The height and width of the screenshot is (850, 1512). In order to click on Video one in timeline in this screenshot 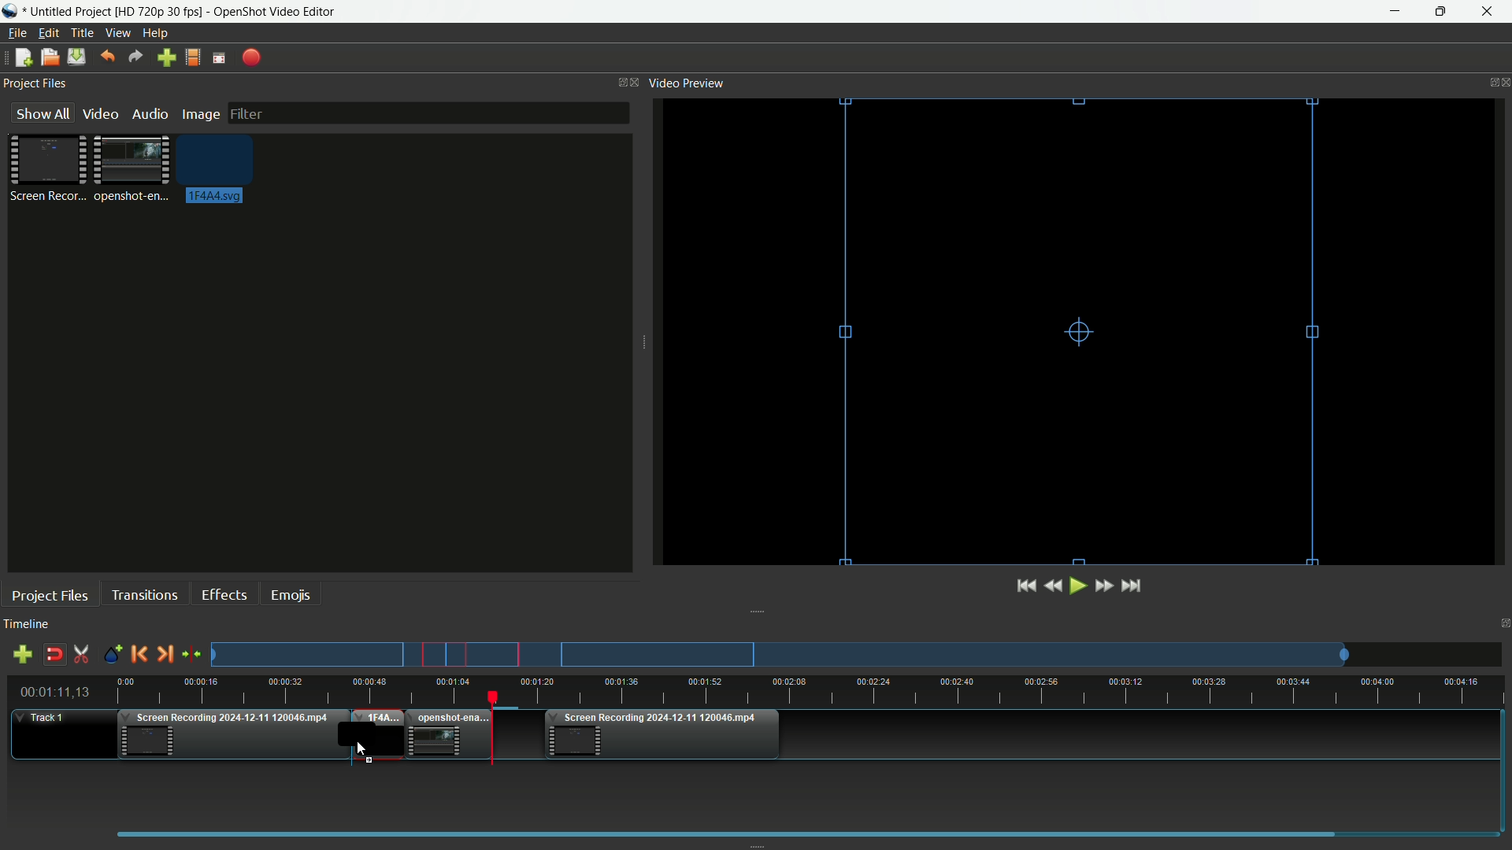, I will do `click(231, 737)`.